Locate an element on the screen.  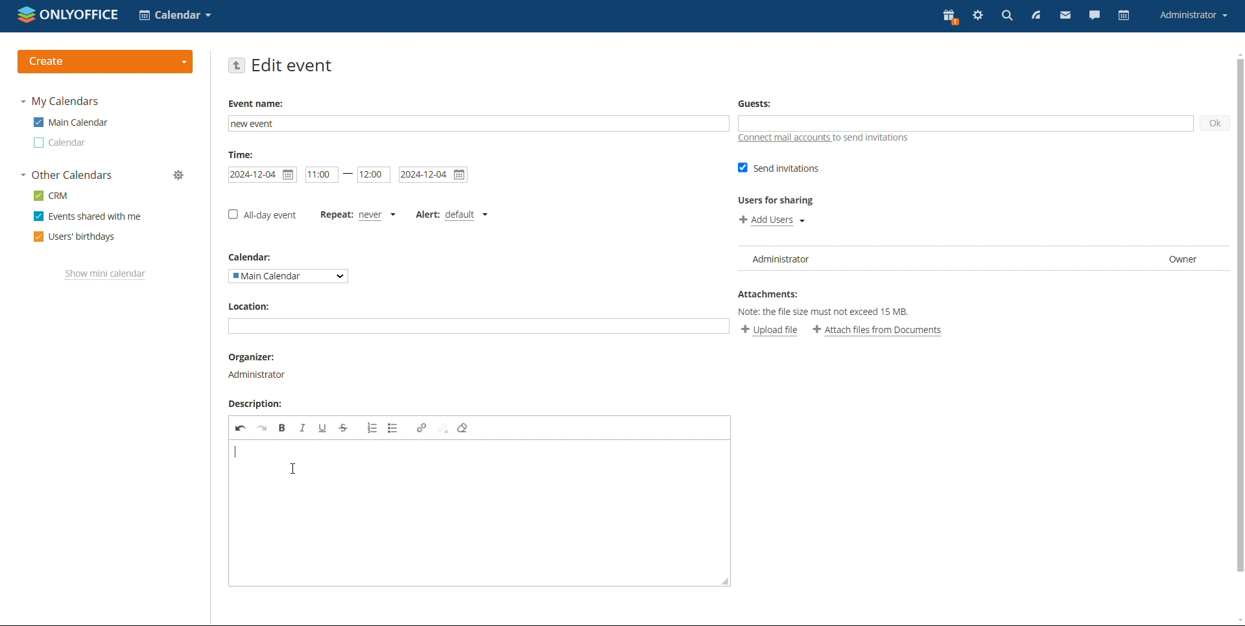
organizer is located at coordinates (258, 366).